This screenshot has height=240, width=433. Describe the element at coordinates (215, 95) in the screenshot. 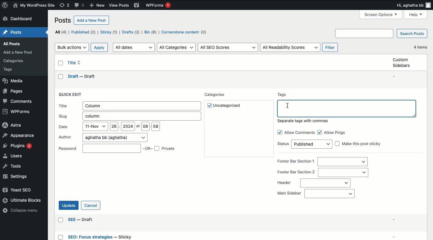

I see `Categories` at that location.